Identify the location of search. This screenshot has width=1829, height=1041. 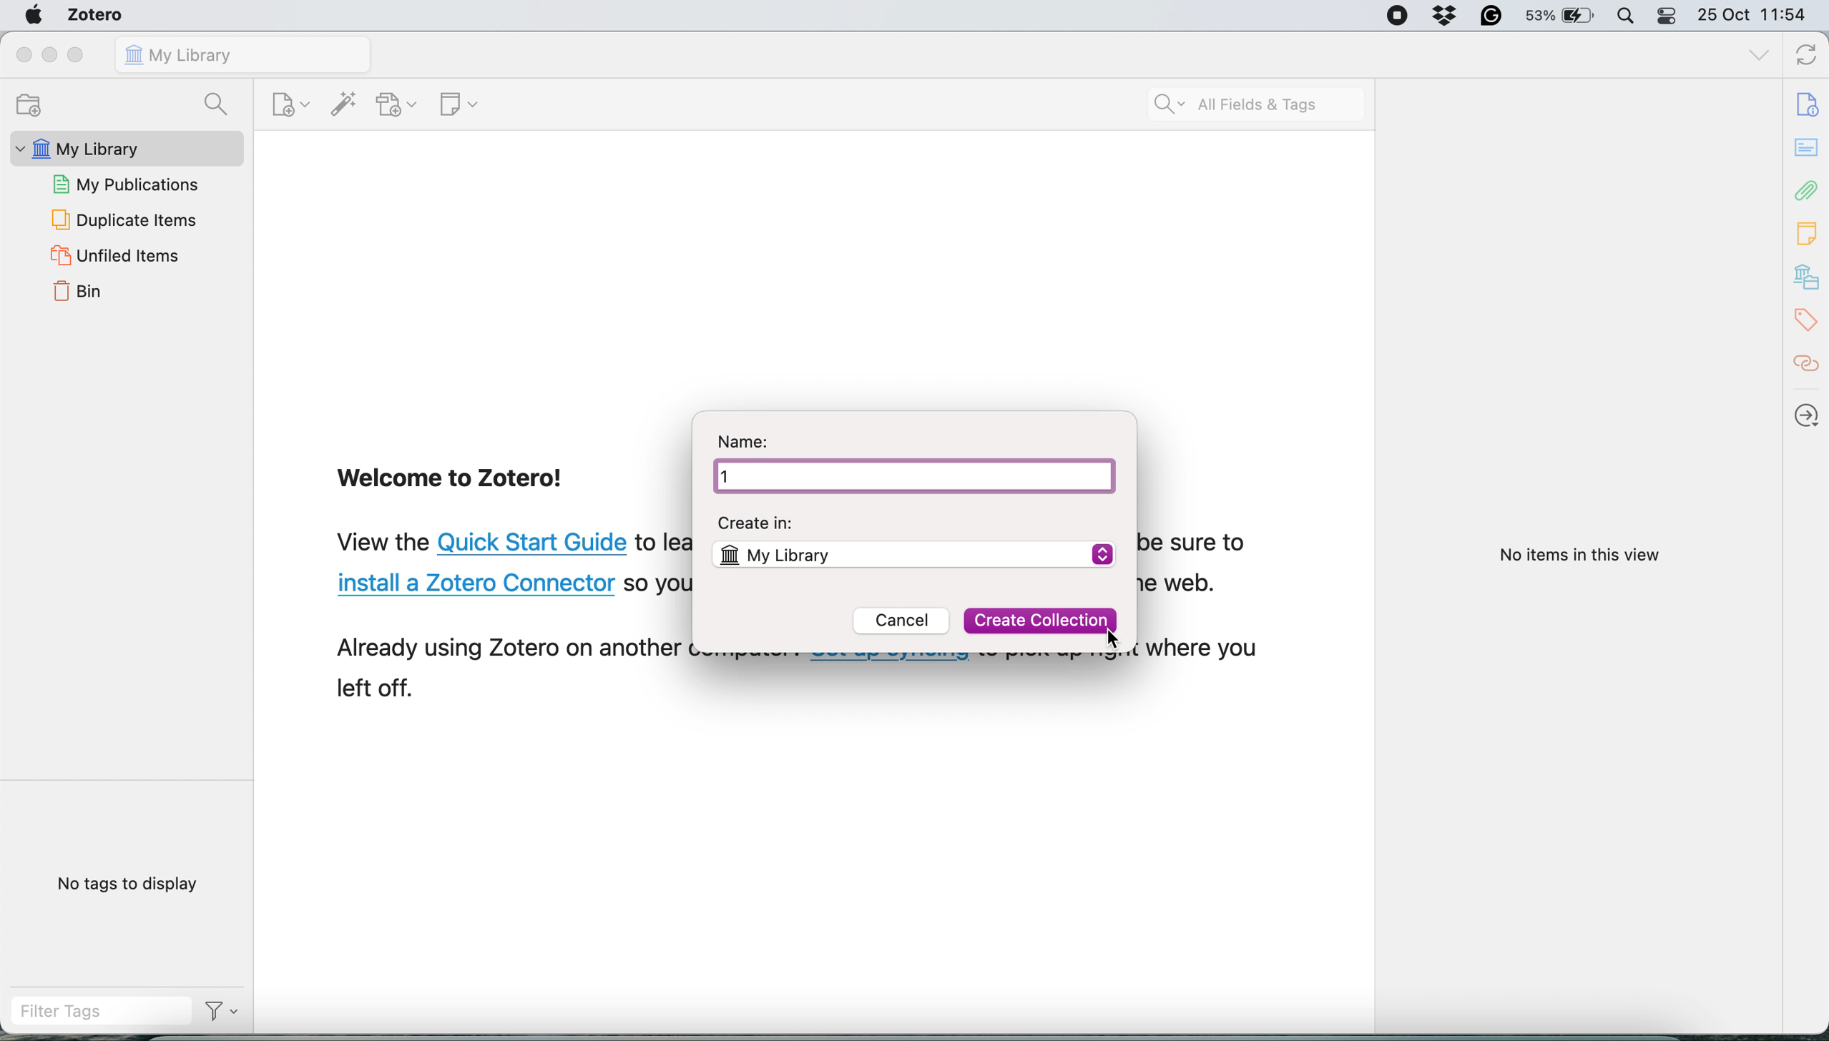
(1257, 104).